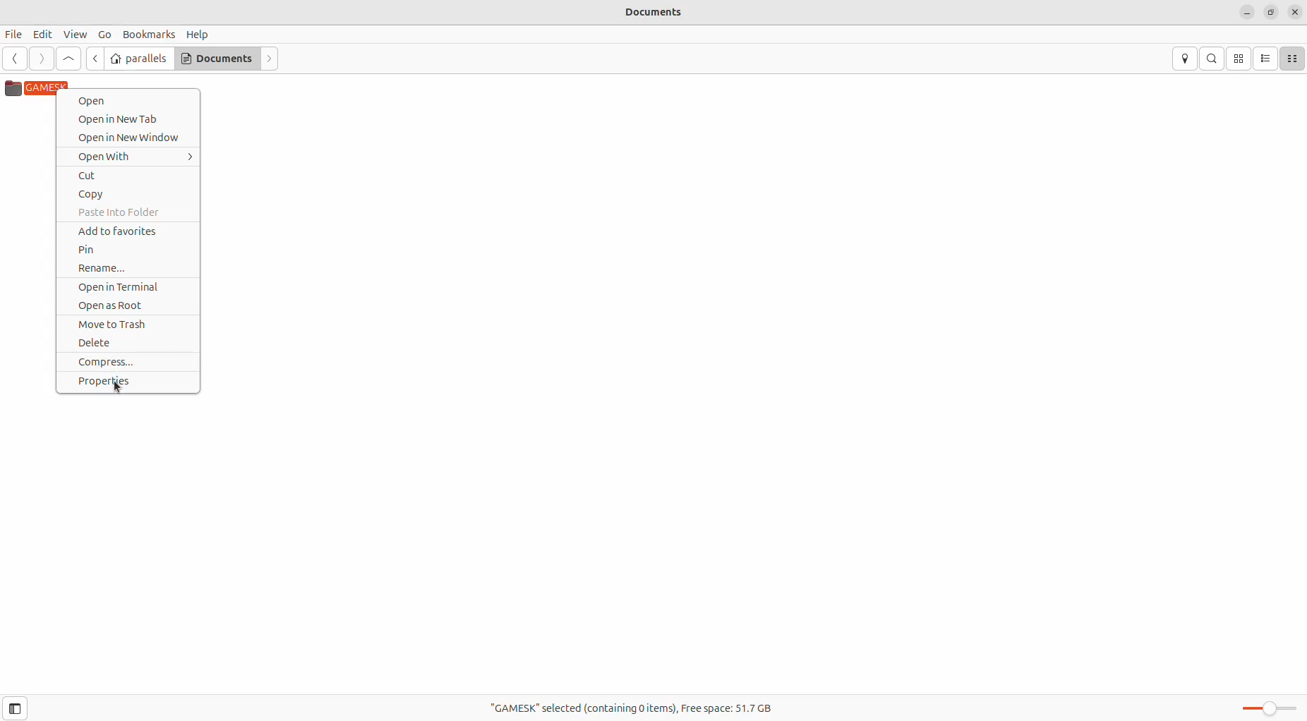 This screenshot has height=721, width=1307. What do you see at coordinates (125, 119) in the screenshot?
I see `Open in New Tab` at bounding box center [125, 119].